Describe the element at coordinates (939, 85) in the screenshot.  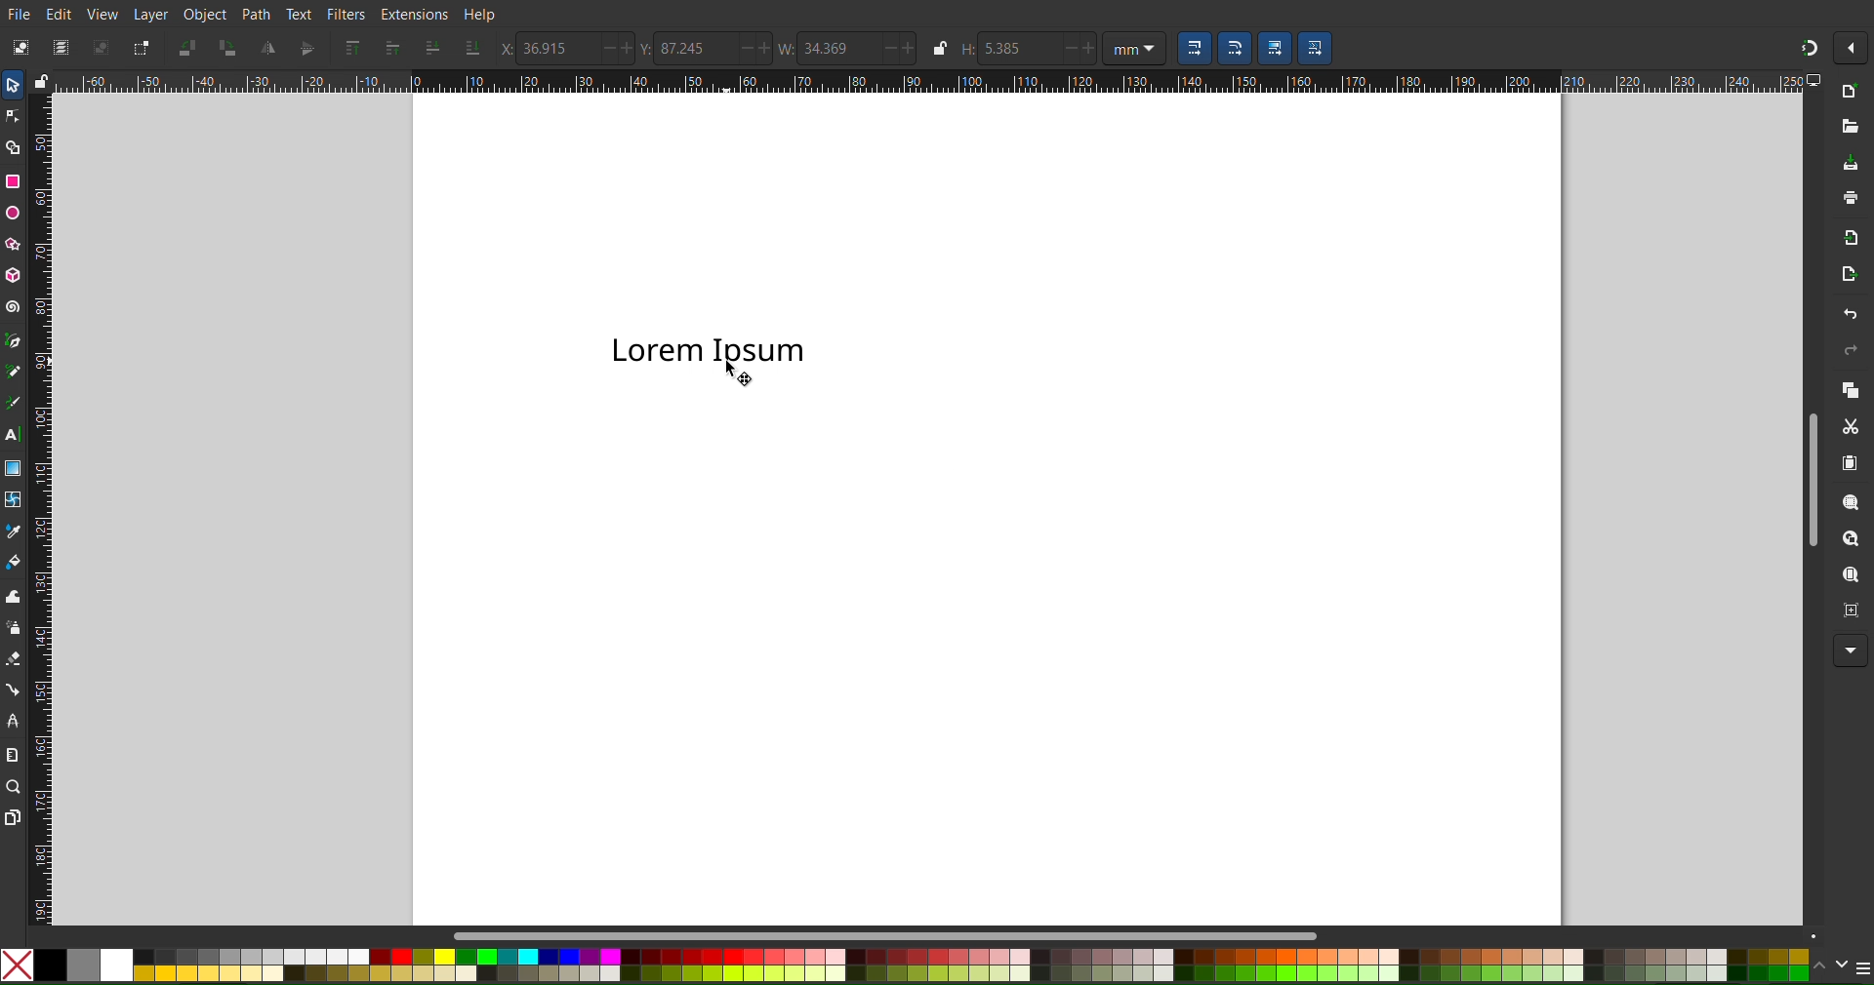
I see `Horizontal Ruler` at that location.